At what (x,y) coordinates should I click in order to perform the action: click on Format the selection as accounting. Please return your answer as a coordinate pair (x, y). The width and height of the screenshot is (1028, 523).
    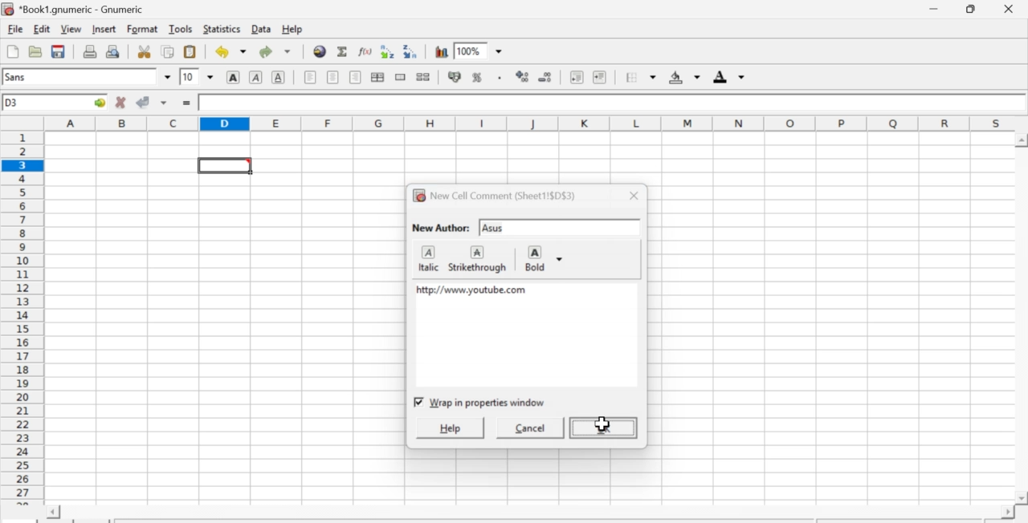
    Looking at the image, I should click on (455, 76).